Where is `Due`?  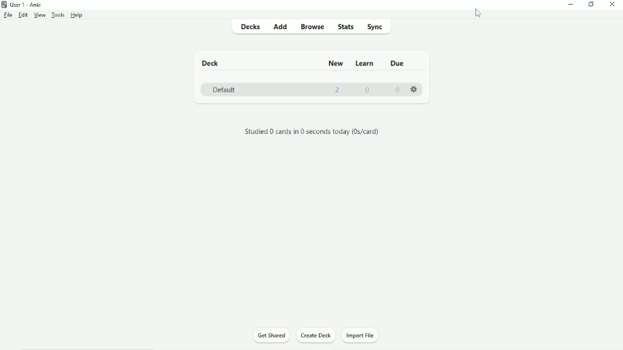
Due is located at coordinates (398, 63).